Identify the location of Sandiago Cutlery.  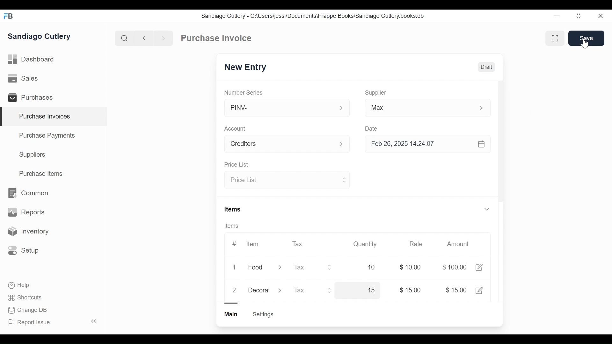
(40, 37).